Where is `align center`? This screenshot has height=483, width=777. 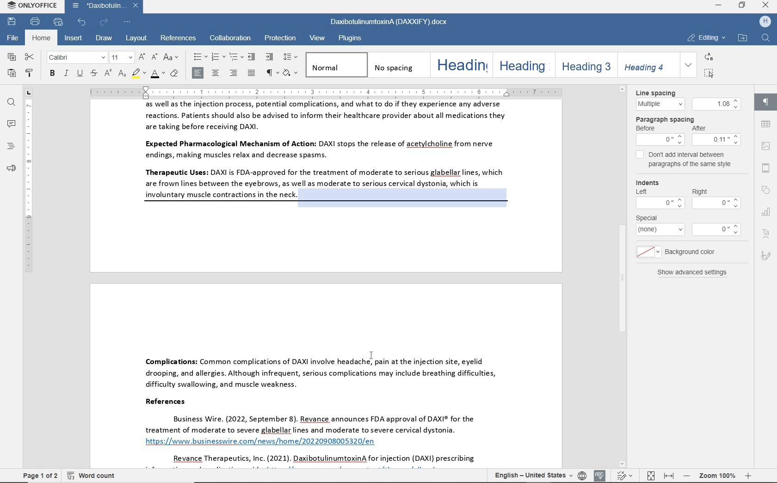
align center is located at coordinates (216, 73).